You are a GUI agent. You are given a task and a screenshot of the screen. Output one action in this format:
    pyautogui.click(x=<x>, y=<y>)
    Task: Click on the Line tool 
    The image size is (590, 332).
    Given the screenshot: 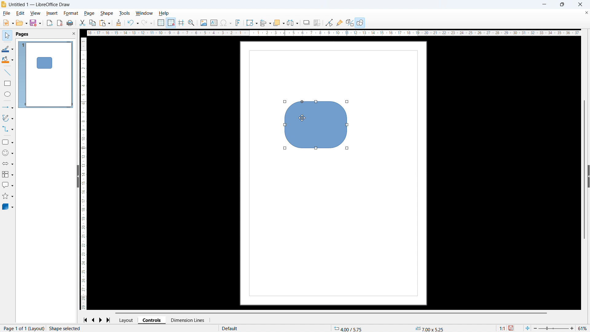 What is the action you would take?
    pyautogui.click(x=7, y=73)
    